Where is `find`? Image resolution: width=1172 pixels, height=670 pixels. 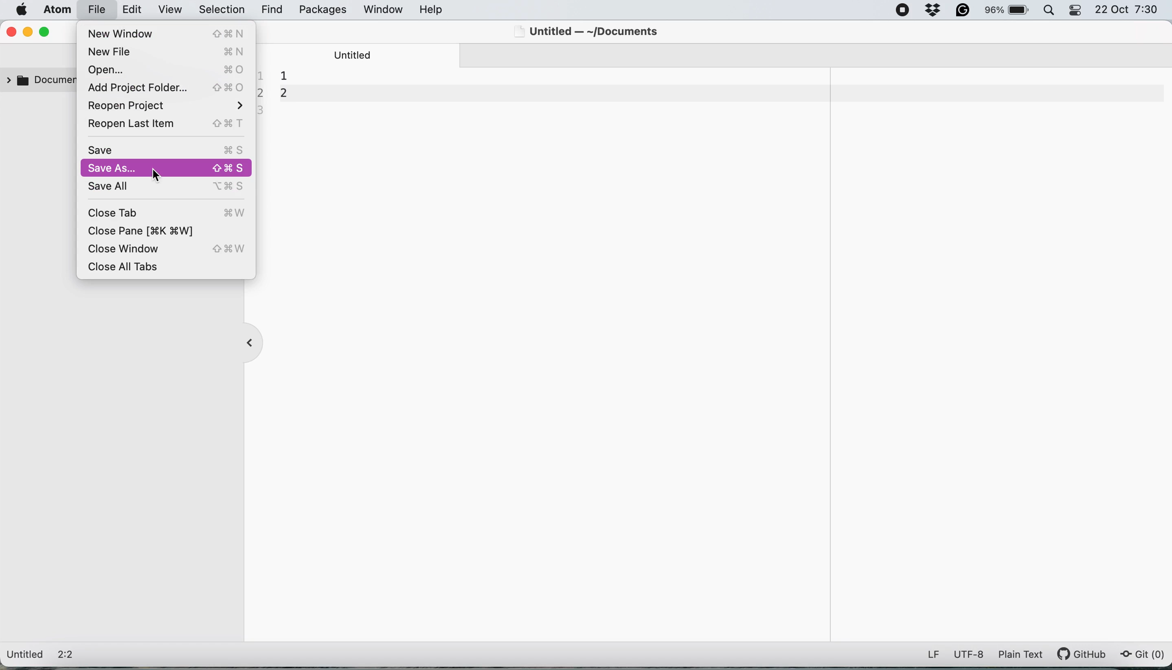 find is located at coordinates (273, 10).